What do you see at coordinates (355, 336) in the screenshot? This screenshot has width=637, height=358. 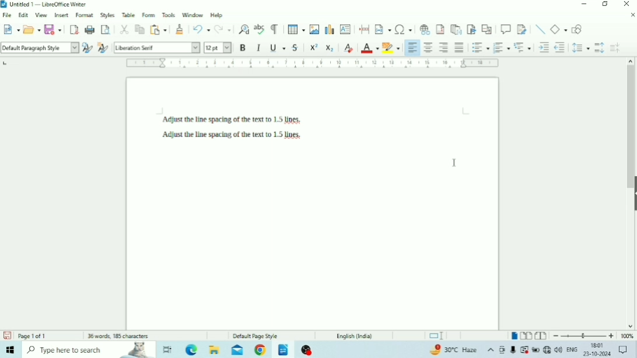 I see `Language` at bounding box center [355, 336].